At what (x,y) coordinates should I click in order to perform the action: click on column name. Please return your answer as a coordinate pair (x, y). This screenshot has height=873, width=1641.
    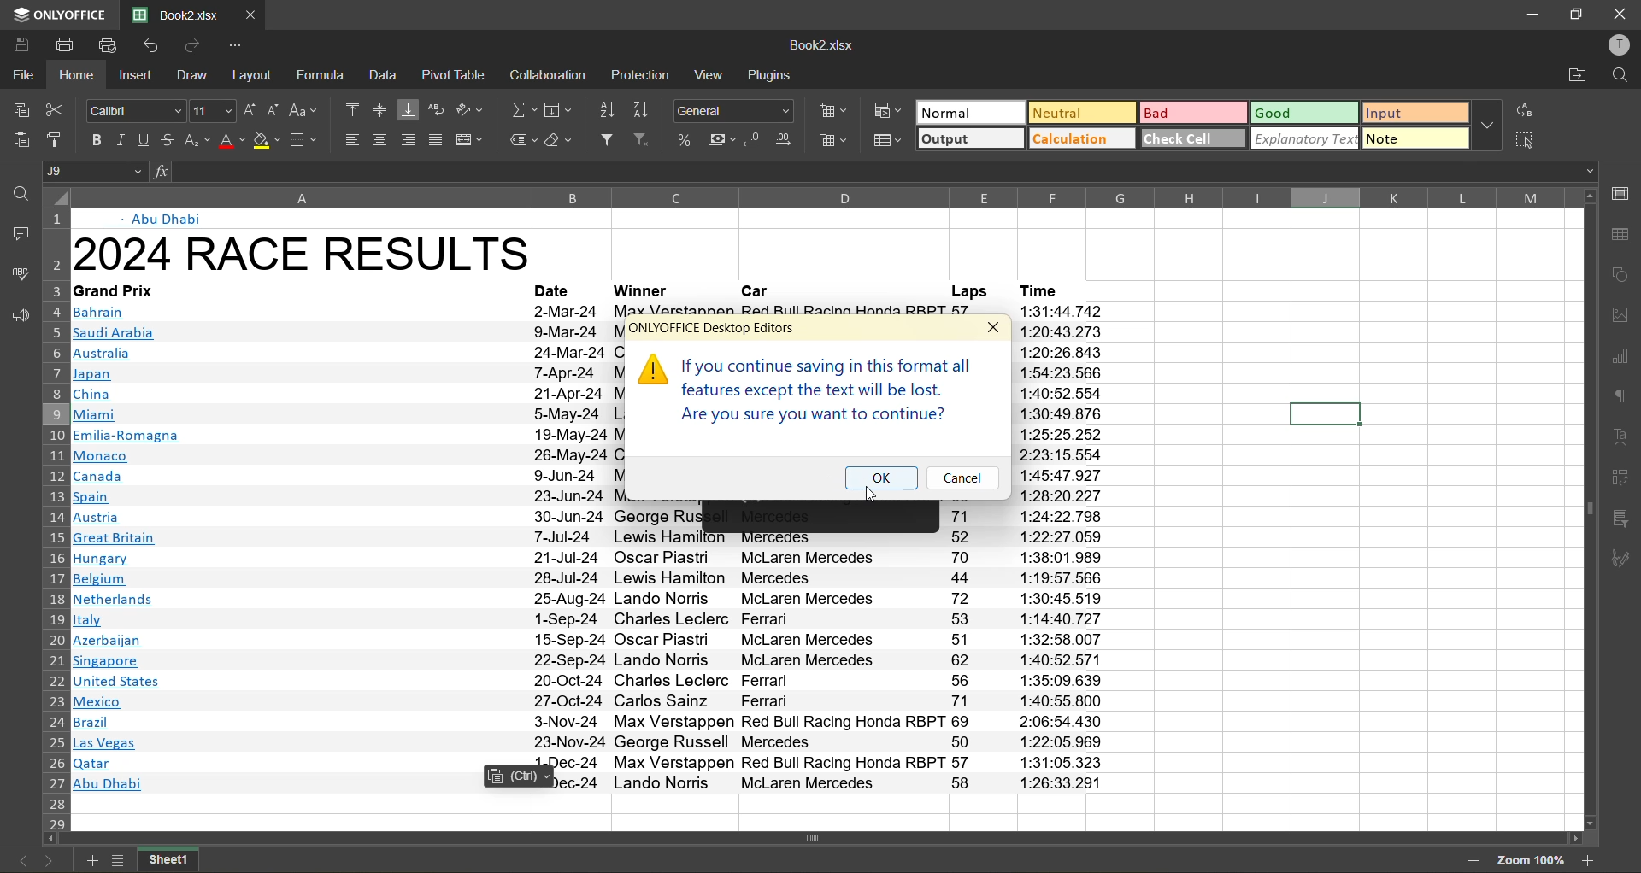
    Looking at the image, I should click on (812, 196).